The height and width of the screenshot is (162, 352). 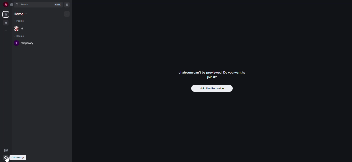 What do you see at coordinates (25, 43) in the screenshot?
I see `room` at bounding box center [25, 43].